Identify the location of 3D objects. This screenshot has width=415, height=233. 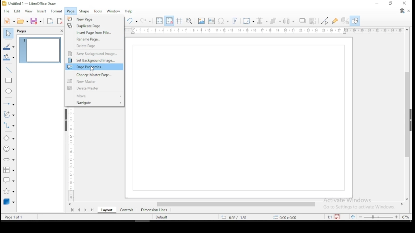
(9, 202).